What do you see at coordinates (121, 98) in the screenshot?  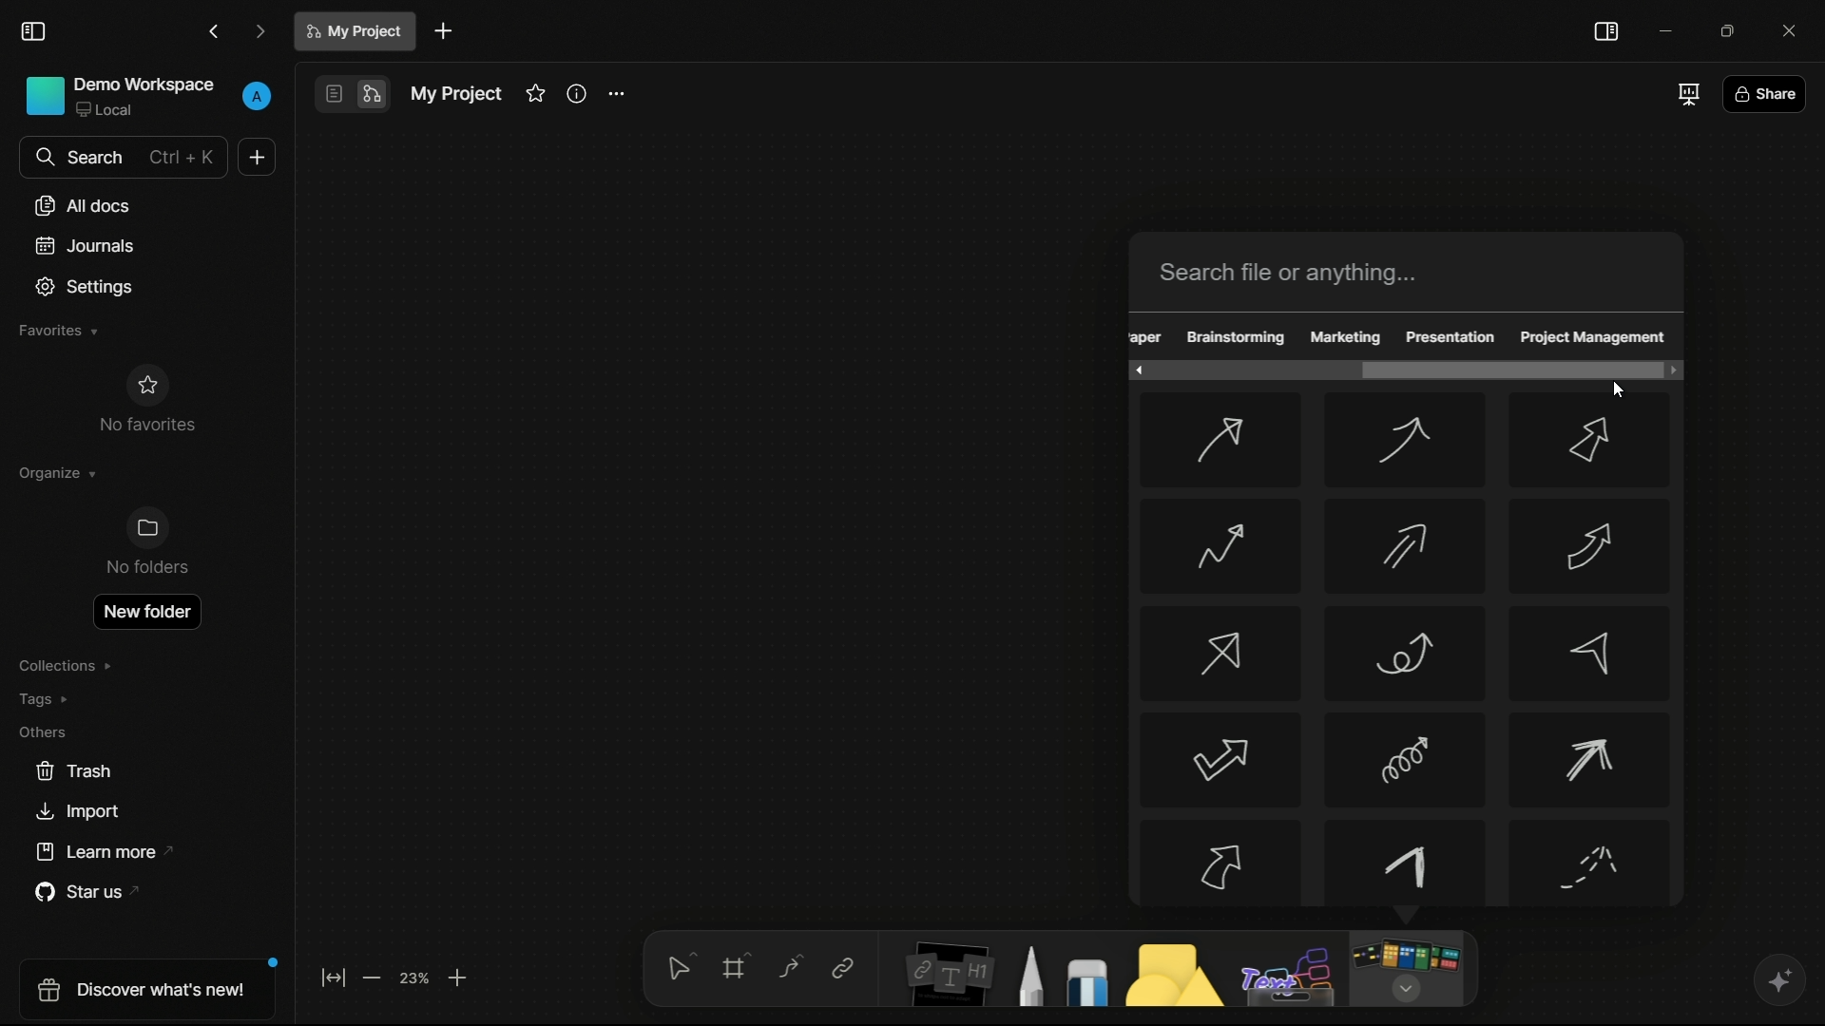 I see `demo workspace` at bounding box center [121, 98].